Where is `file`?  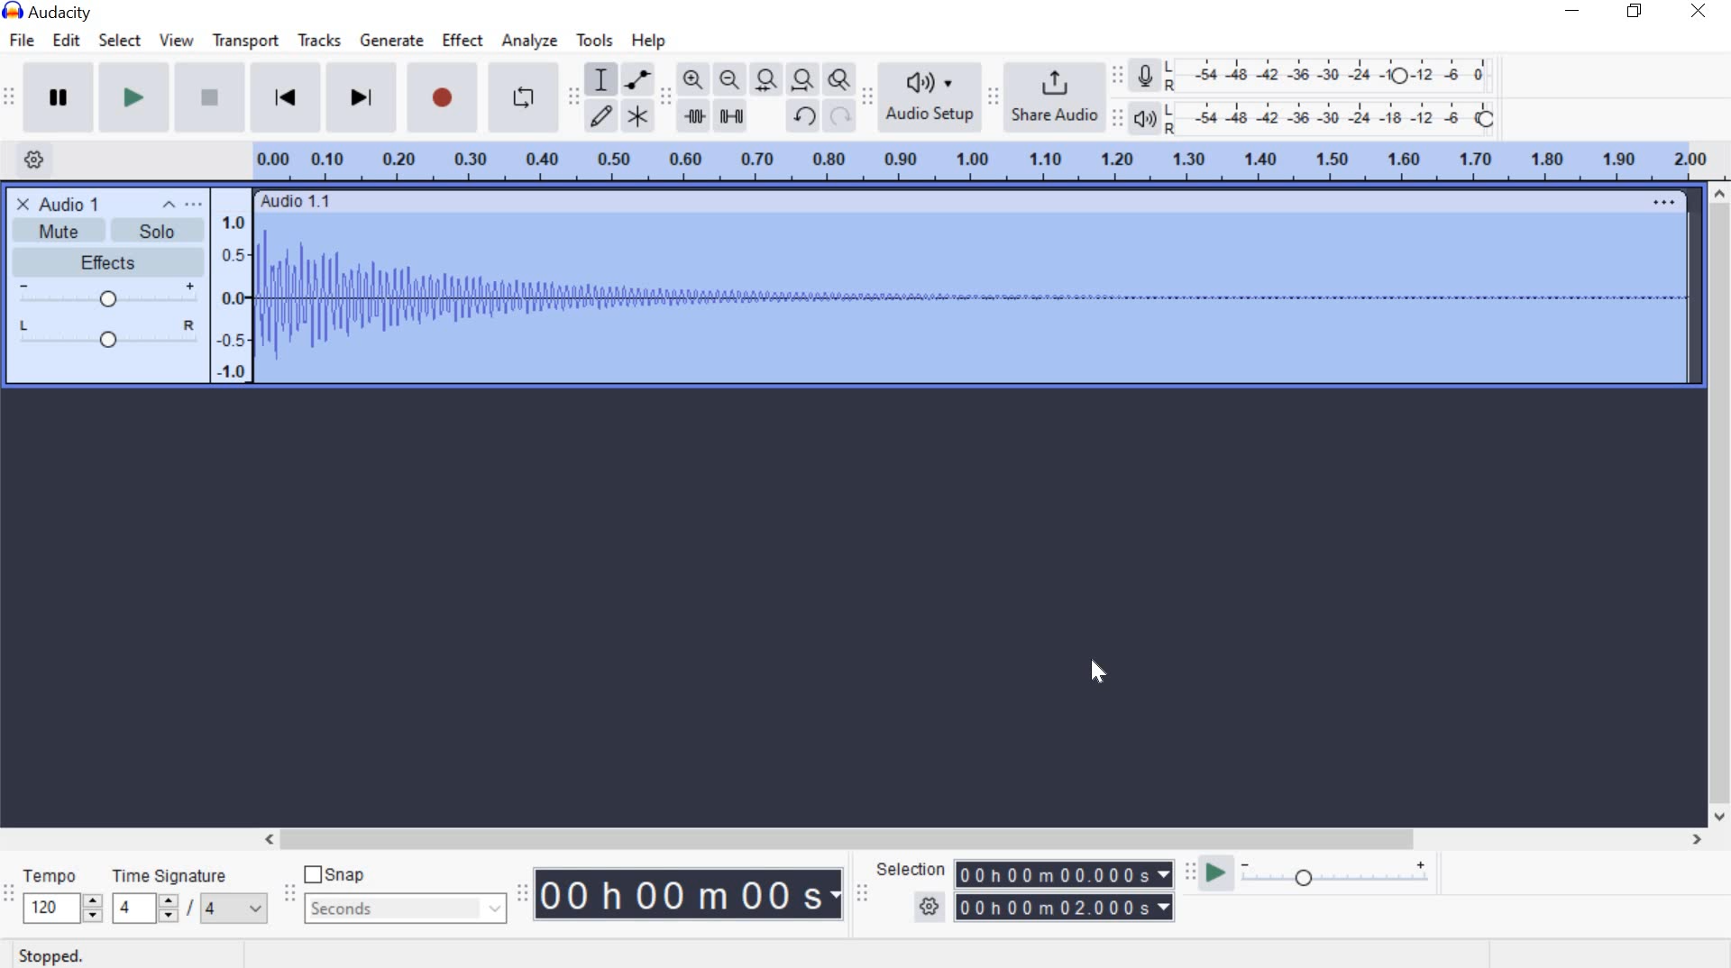 file is located at coordinates (20, 41).